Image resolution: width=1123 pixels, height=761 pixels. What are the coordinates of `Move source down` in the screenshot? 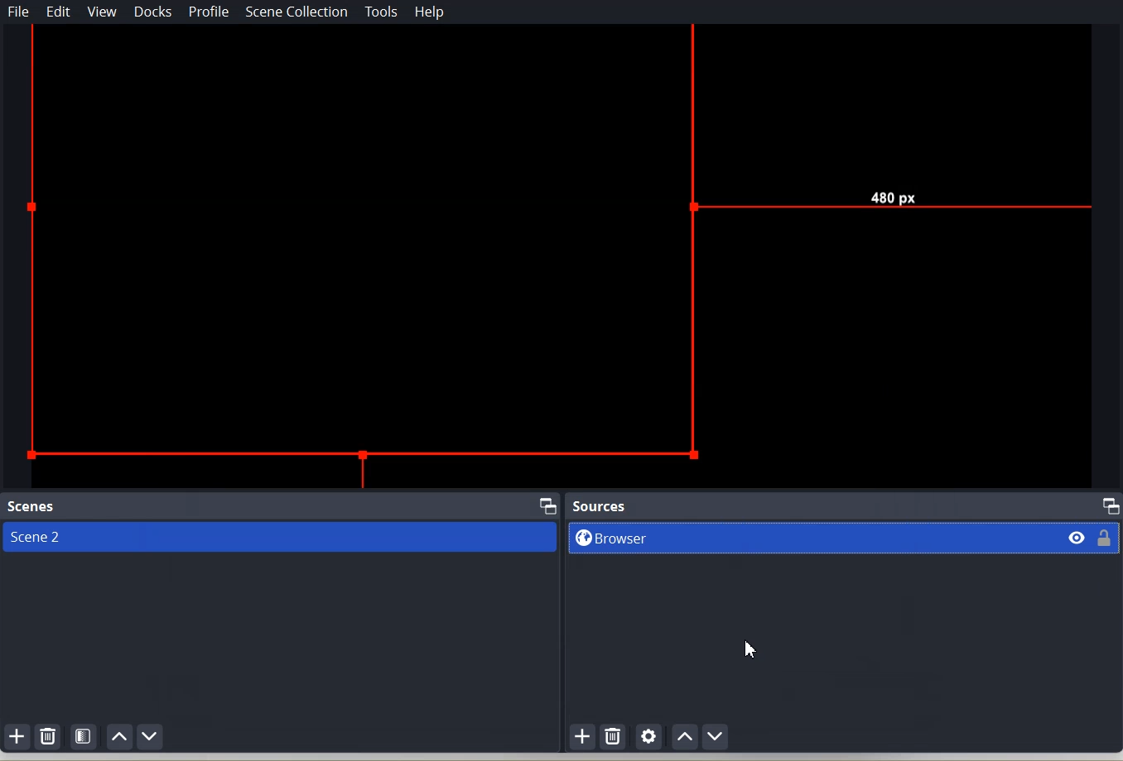 It's located at (716, 736).